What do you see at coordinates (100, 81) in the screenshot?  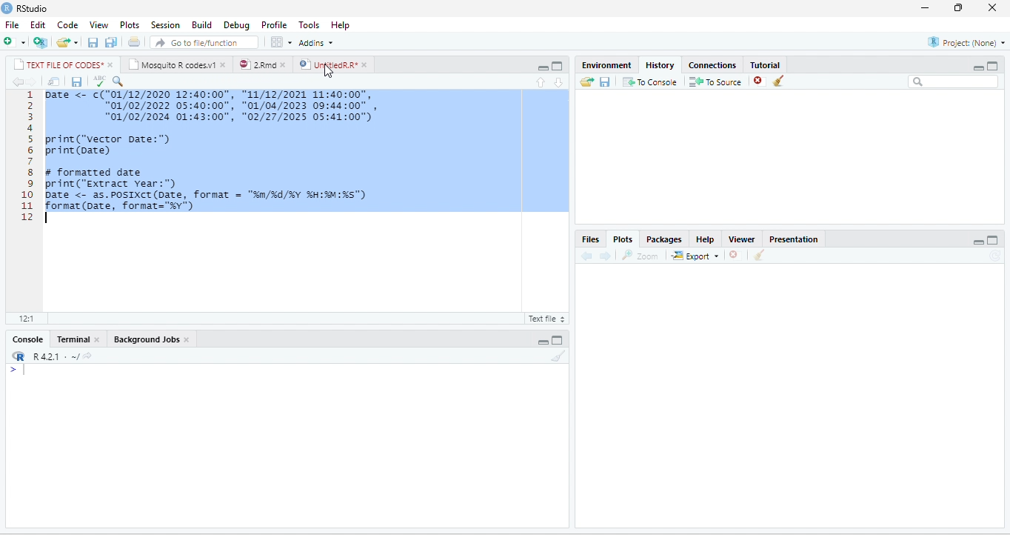 I see `ABC` at bounding box center [100, 81].